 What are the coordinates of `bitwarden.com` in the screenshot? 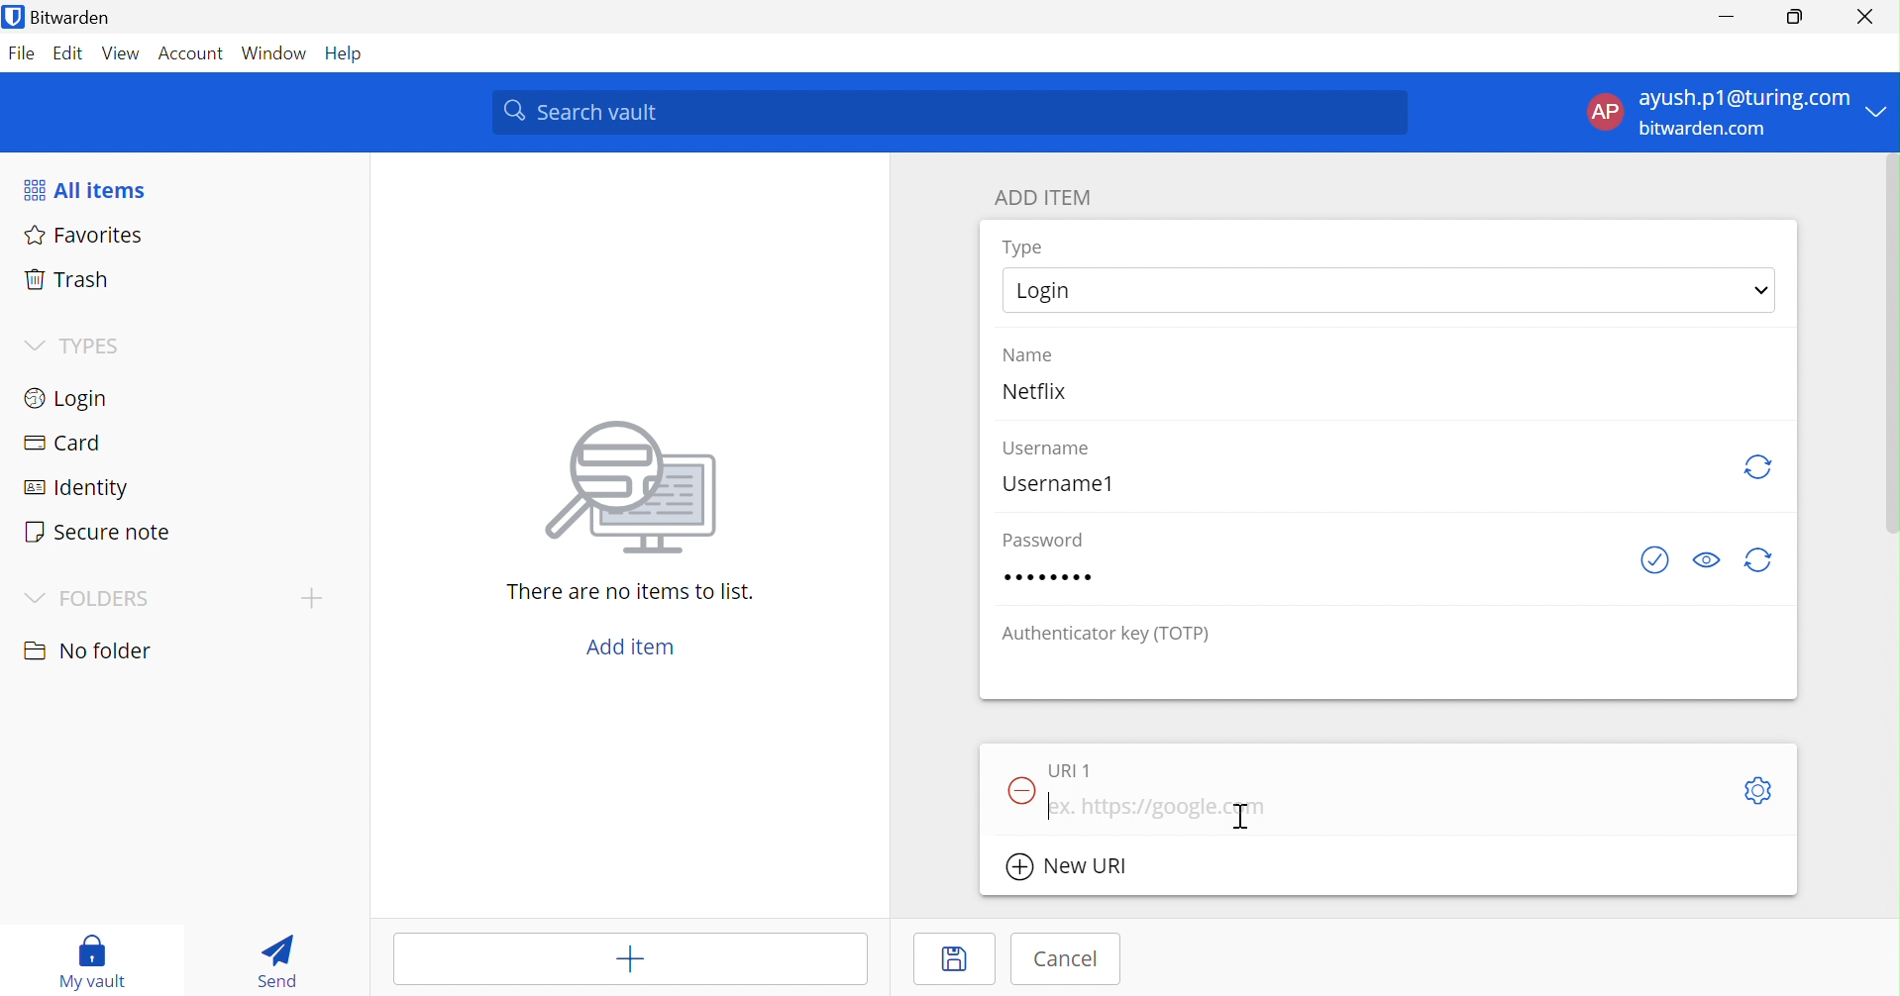 It's located at (1702, 128).